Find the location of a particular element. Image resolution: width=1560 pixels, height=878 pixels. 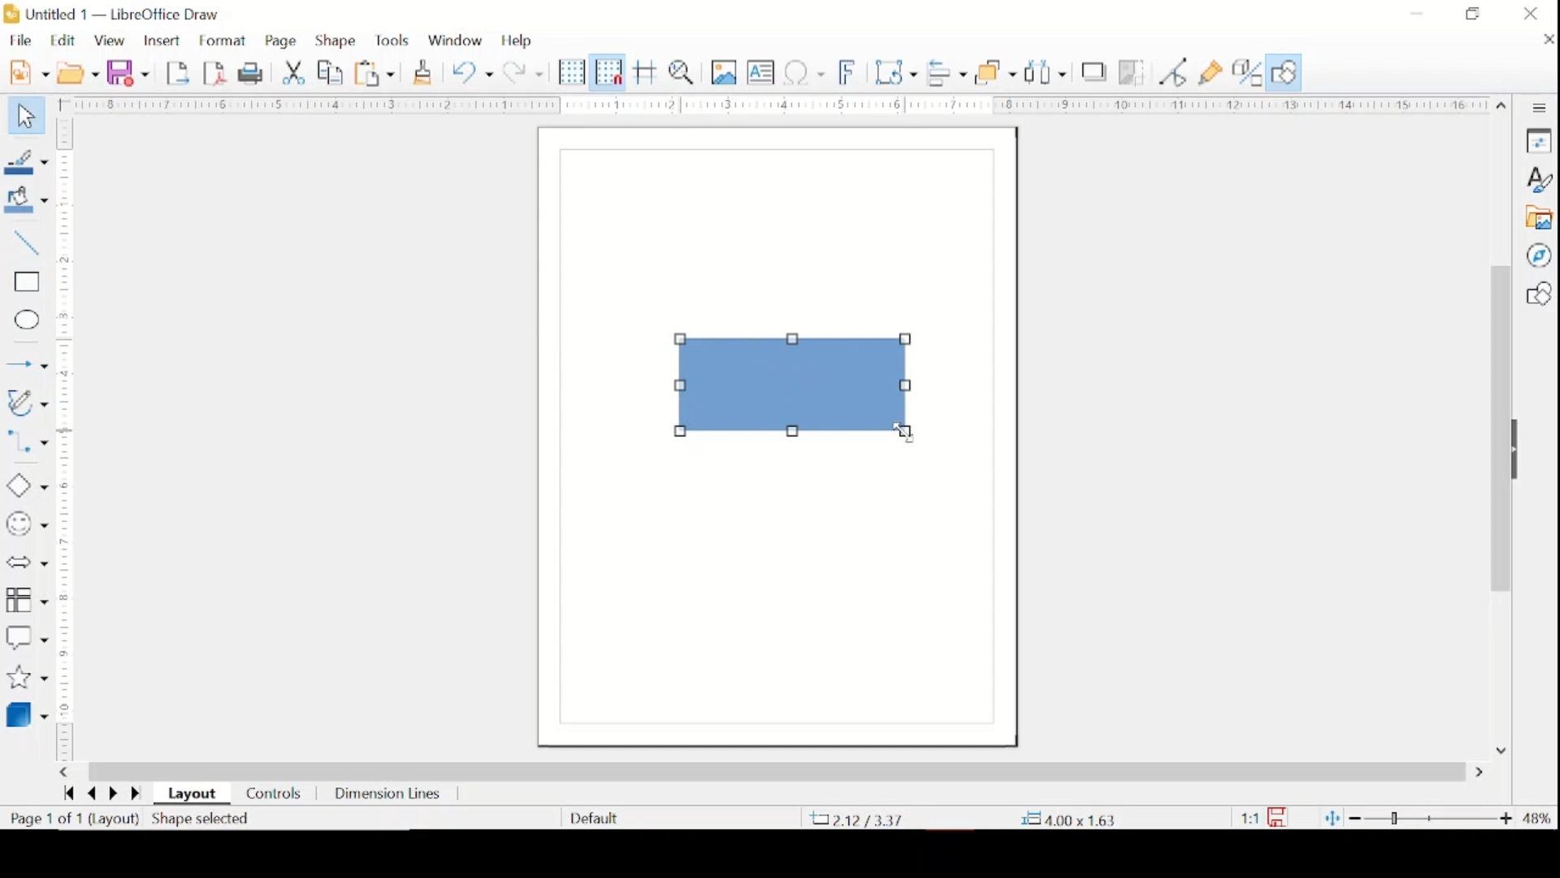

paste options is located at coordinates (375, 74).